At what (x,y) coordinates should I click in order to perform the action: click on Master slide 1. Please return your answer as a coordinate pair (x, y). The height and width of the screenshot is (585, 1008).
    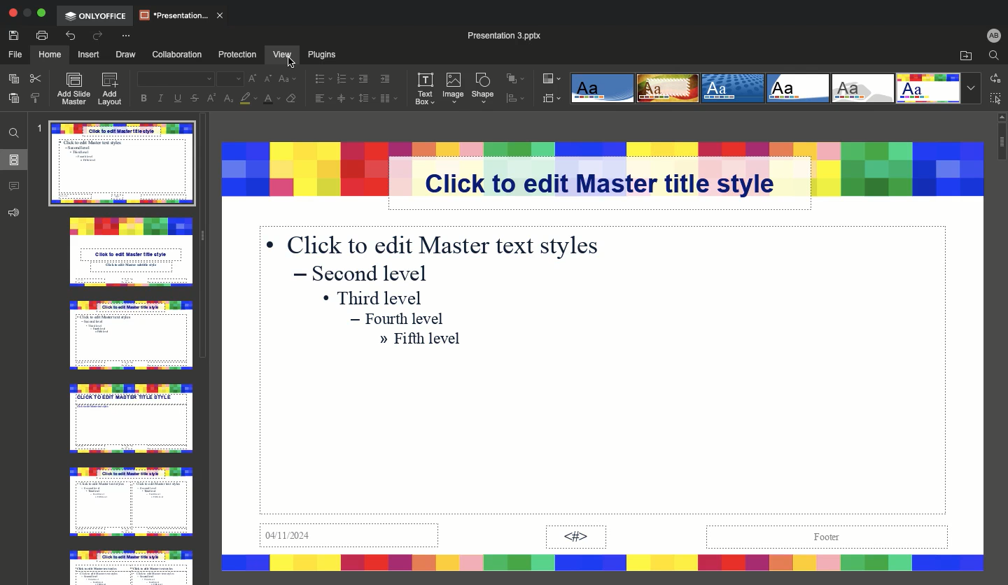
    Looking at the image, I should click on (122, 167).